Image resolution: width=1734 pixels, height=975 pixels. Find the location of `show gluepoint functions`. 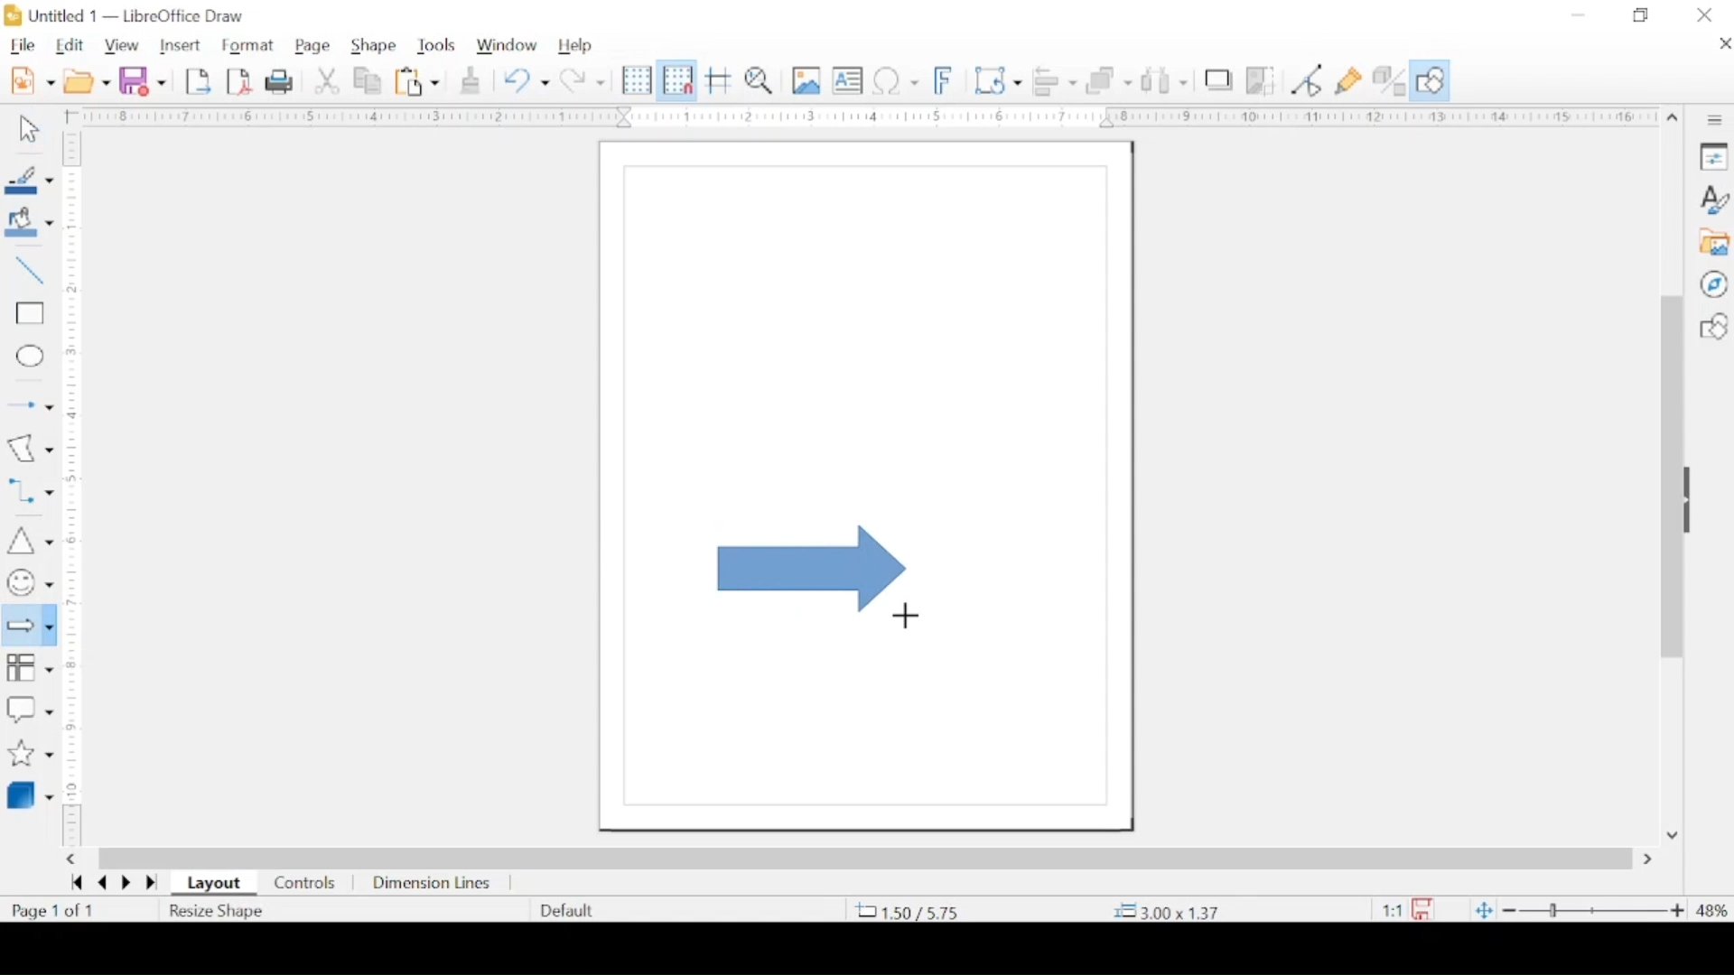

show gluepoint functions is located at coordinates (1349, 80).